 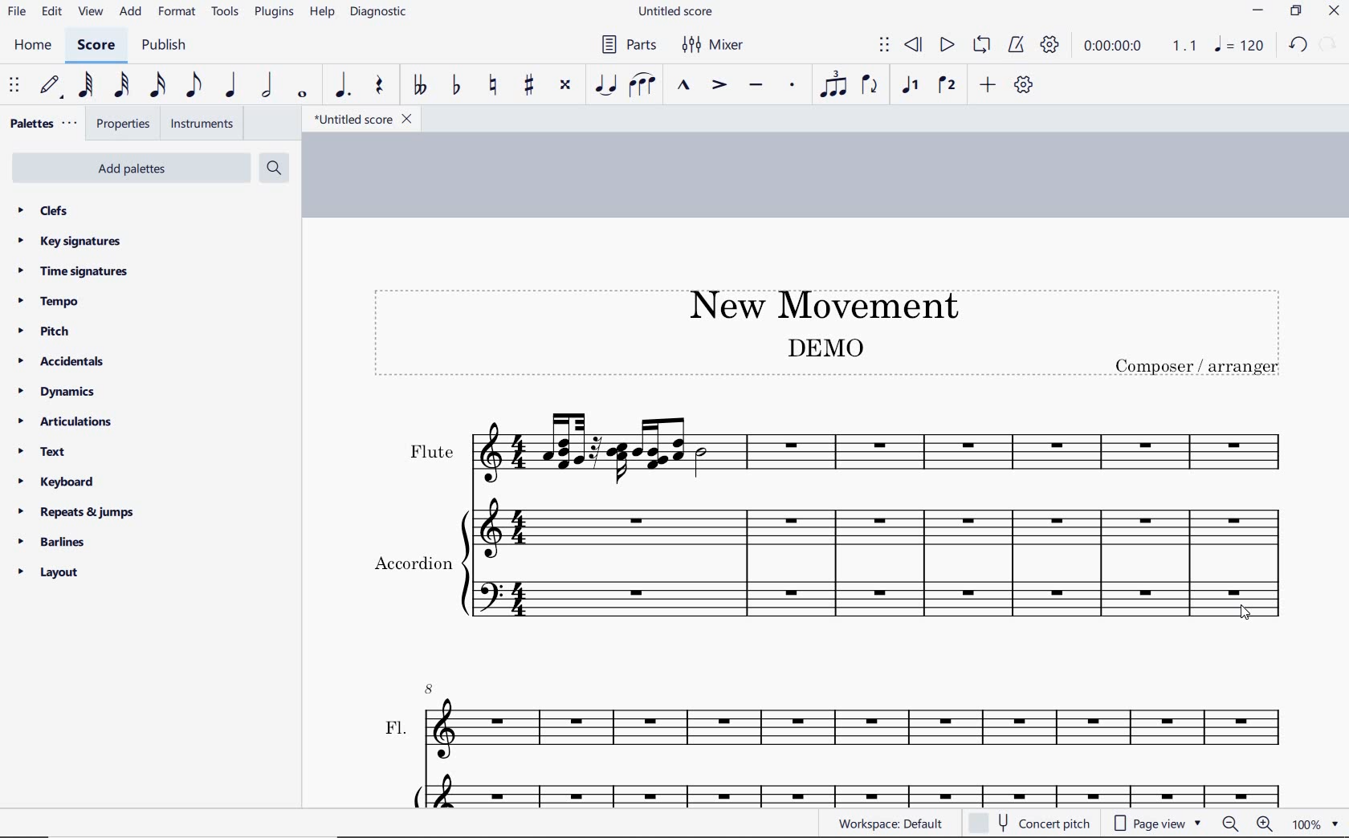 I want to click on help, so click(x=320, y=13).